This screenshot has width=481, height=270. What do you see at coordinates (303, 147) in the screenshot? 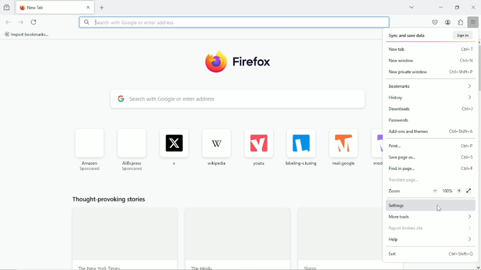
I see `labeling turing` at bounding box center [303, 147].